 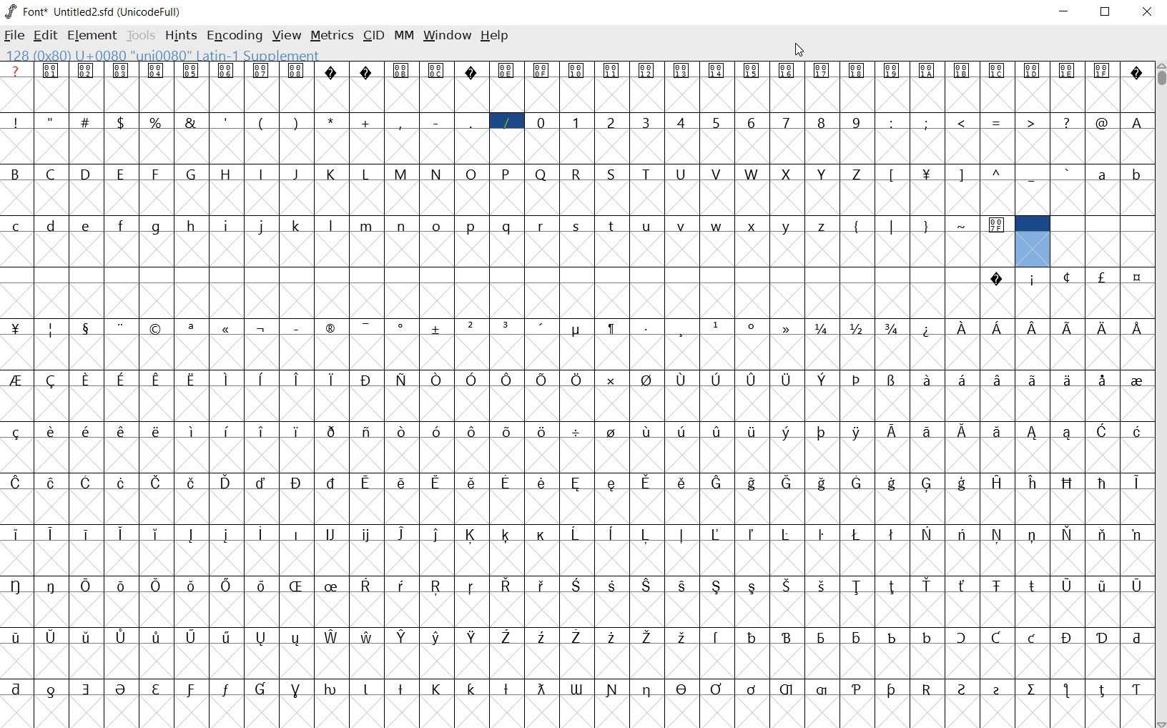 What do you see at coordinates (472, 226) in the screenshot?
I see `p` at bounding box center [472, 226].